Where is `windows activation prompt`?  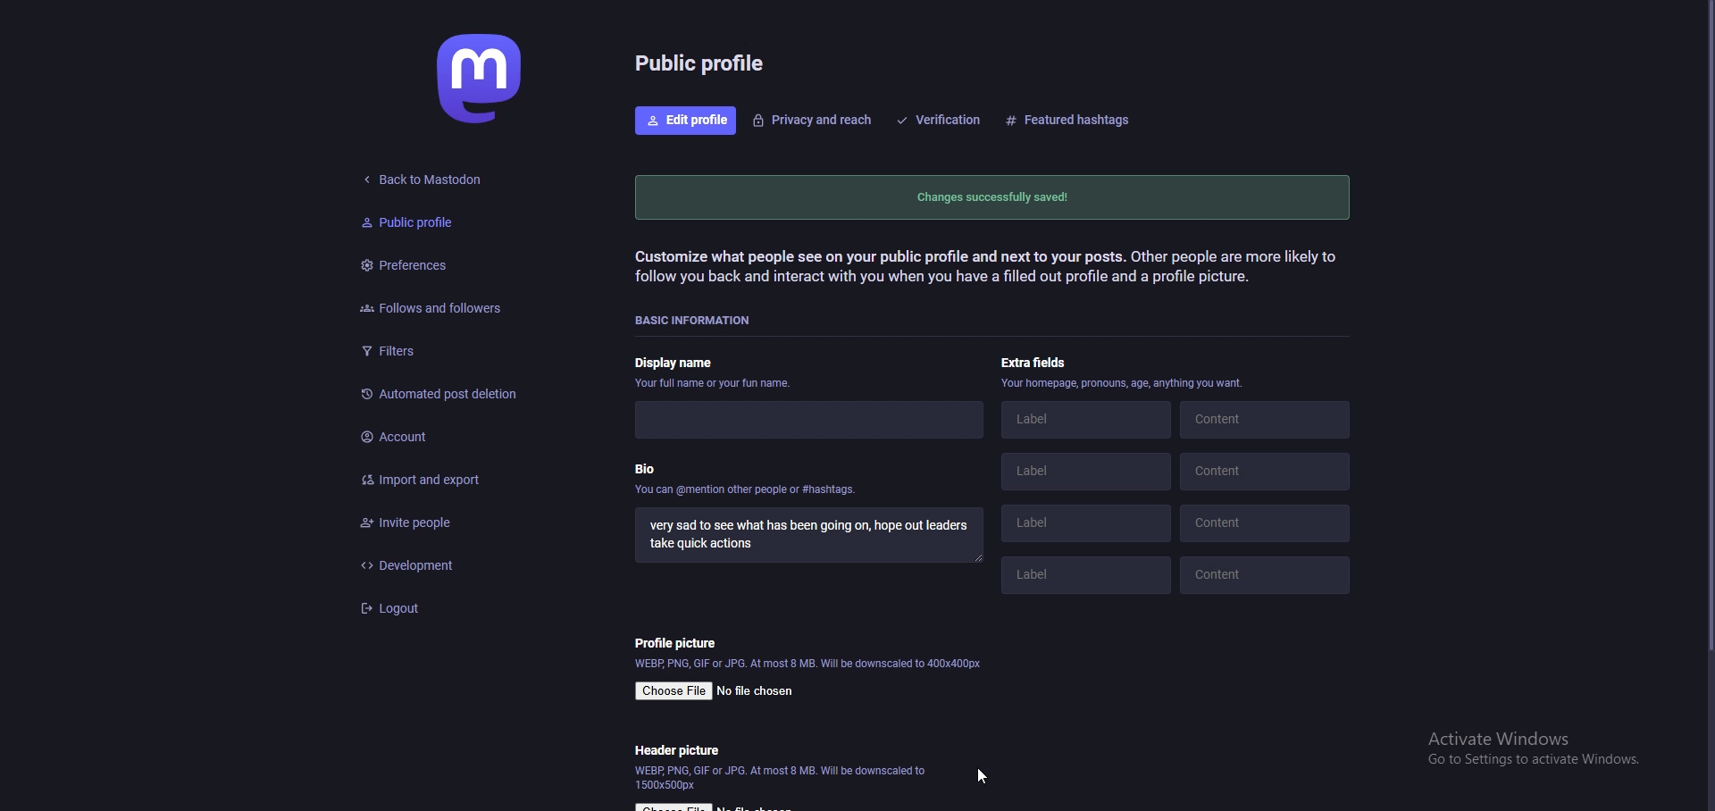 windows activation prompt is located at coordinates (1530, 748).